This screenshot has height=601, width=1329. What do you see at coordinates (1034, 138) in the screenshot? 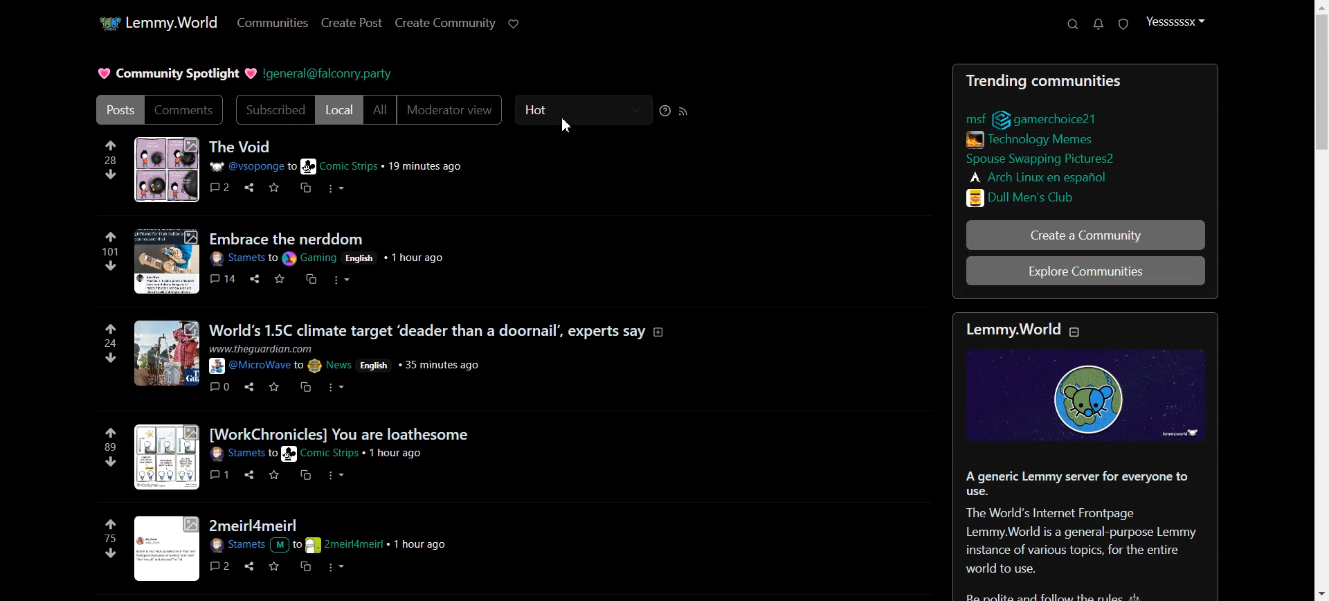
I see `LInks` at bounding box center [1034, 138].